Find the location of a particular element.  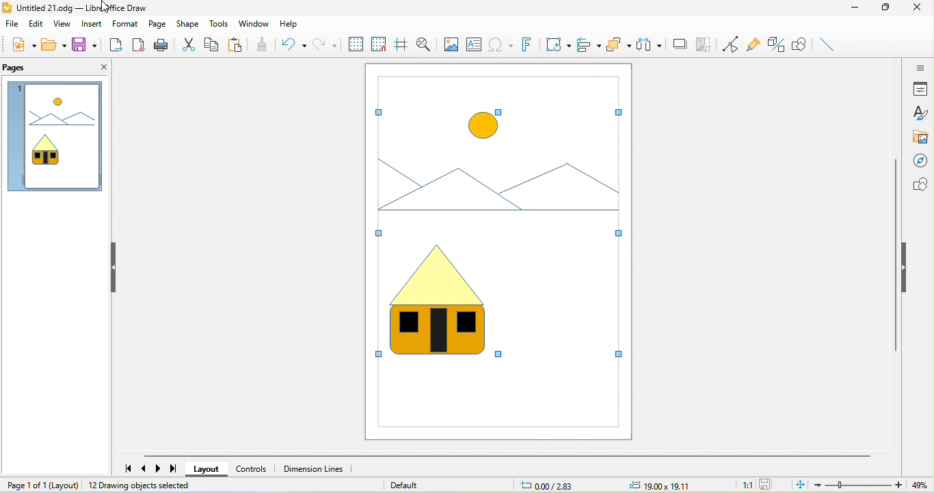

redo is located at coordinates (333, 44).